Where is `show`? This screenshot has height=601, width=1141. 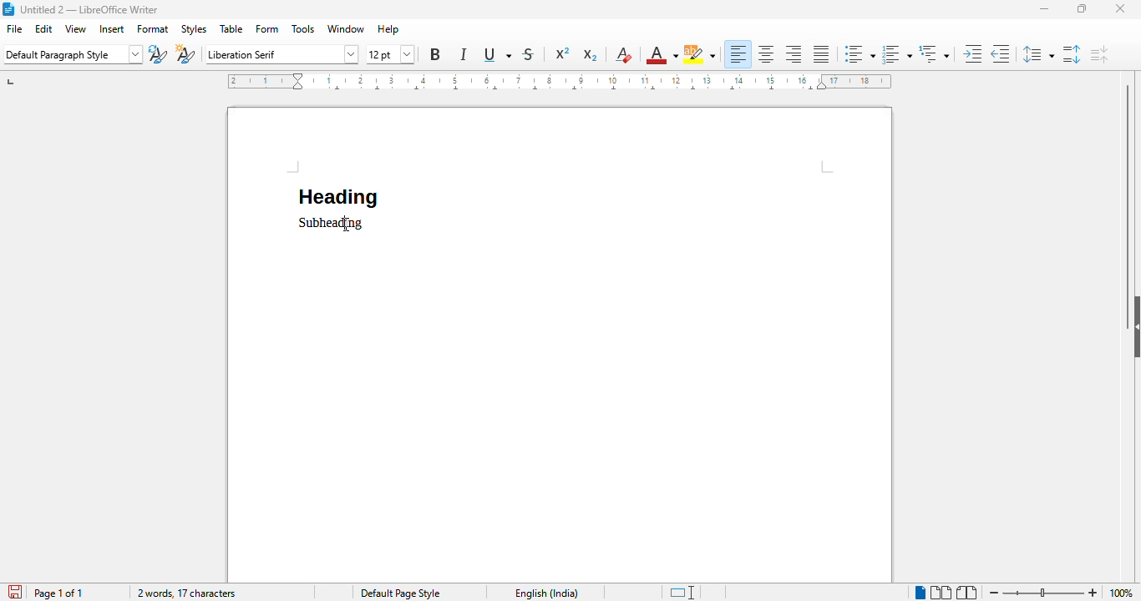
show is located at coordinates (1133, 326).